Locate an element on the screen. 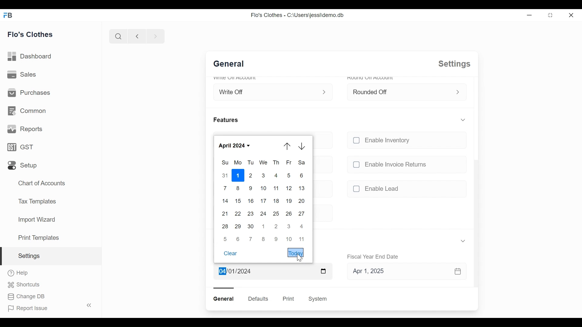 The image size is (582, 327). Print is located at coordinates (288, 299).